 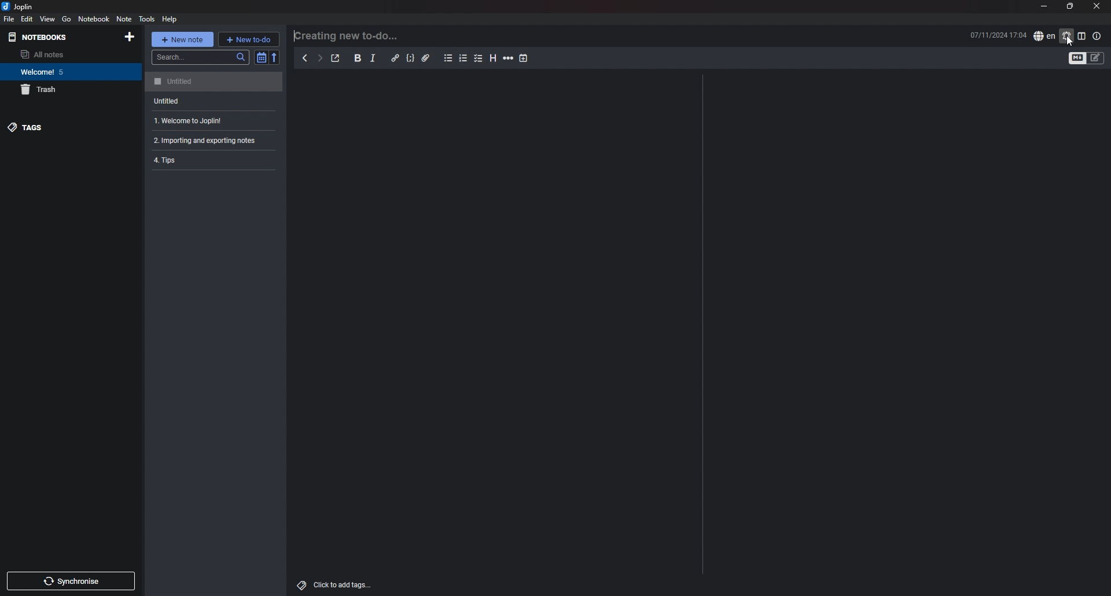 What do you see at coordinates (67, 19) in the screenshot?
I see `go` at bounding box center [67, 19].